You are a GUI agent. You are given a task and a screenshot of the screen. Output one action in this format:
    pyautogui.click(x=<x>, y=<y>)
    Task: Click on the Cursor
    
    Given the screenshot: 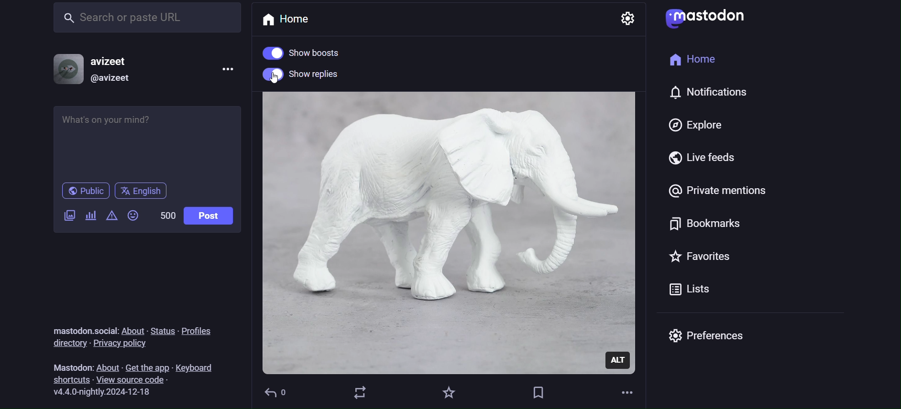 What is the action you would take?
    pyautogui.click(x=273, y=82)
    